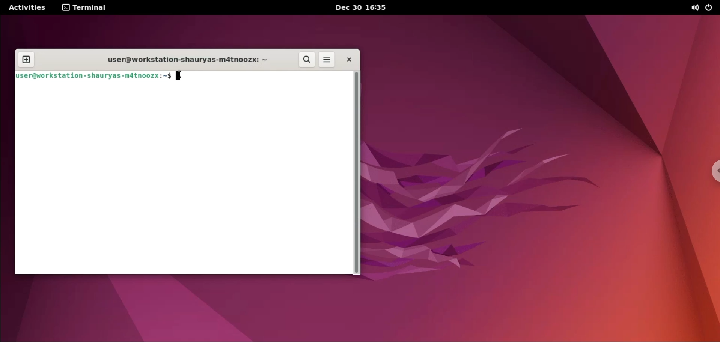 Image resolution: width=720 pixels, height=342 pixels. Describe the element at coordinates (362, 7) in the screenshot. I see `Dec 30 16:35` at that location.